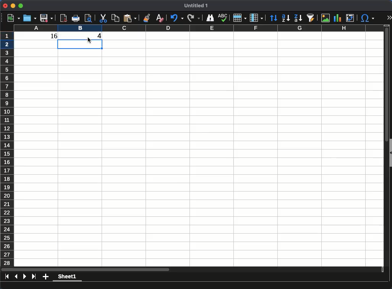  I want to click on add sheet, so click(45, 277).